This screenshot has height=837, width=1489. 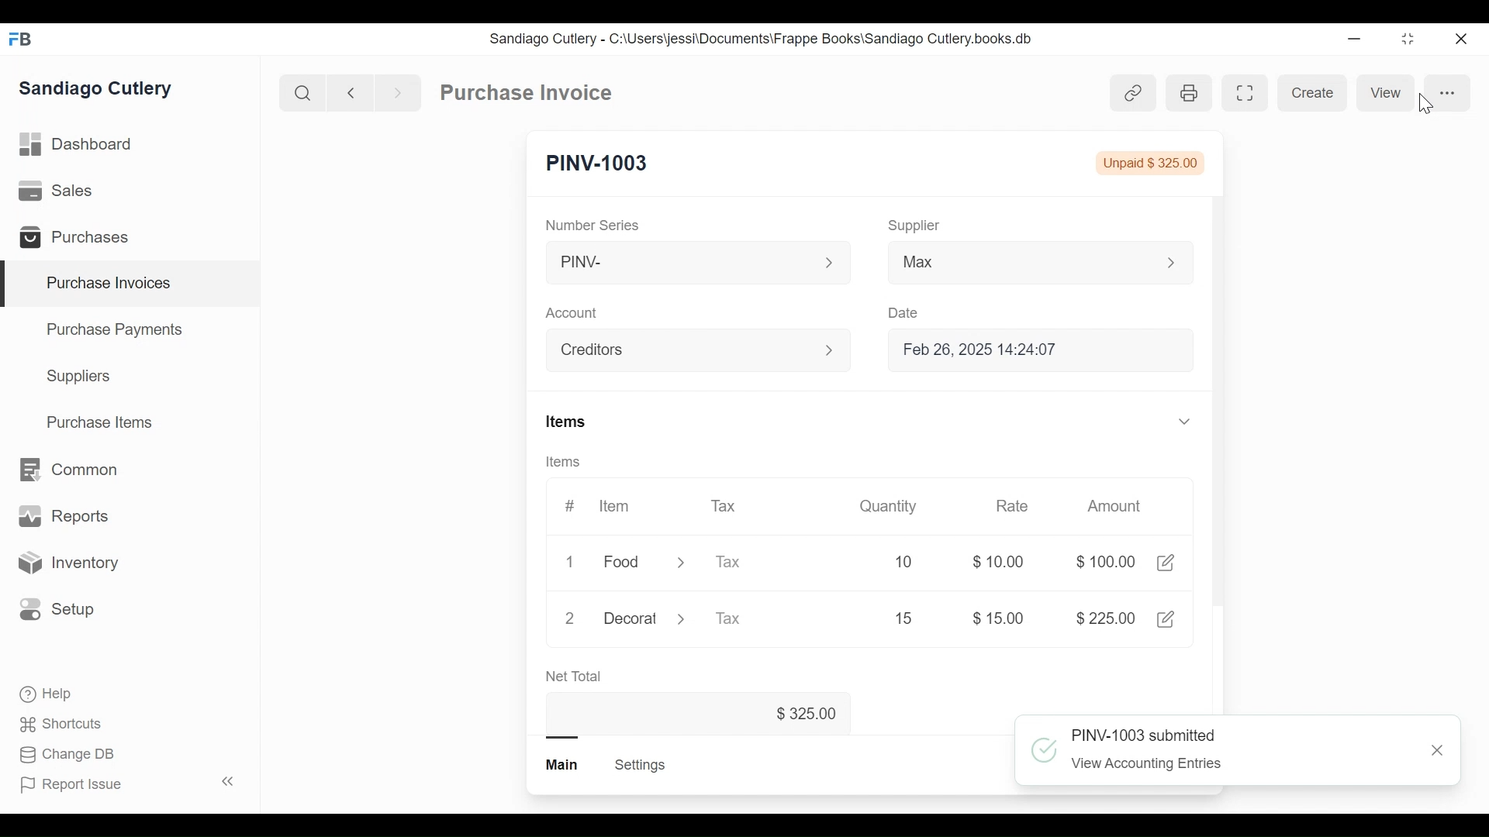 I want to click on PINV-, so click(x=679, y=263).